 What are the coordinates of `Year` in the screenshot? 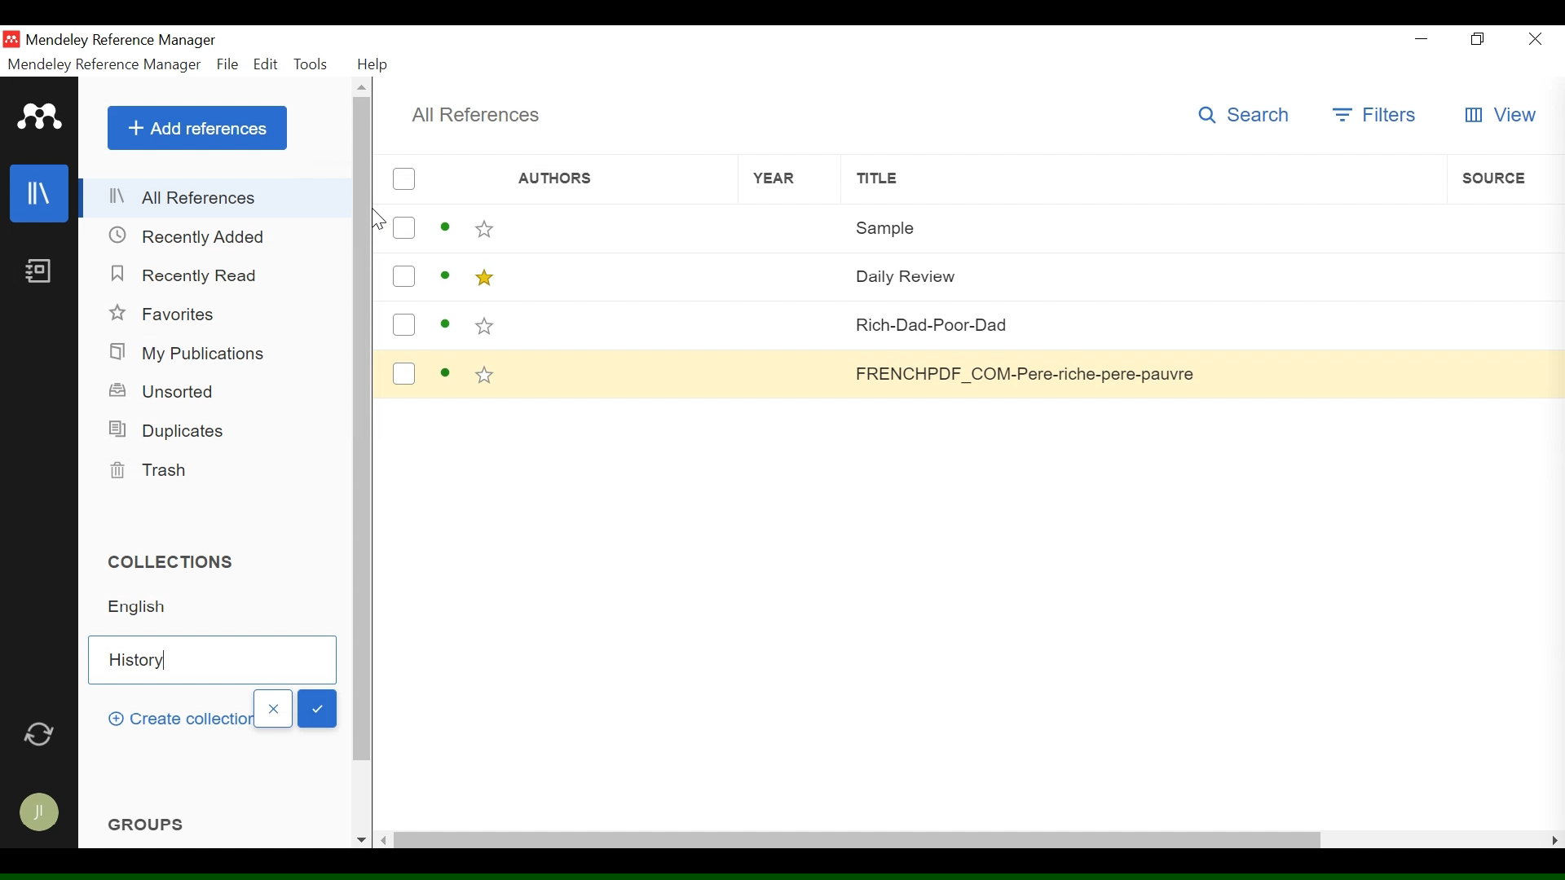 It's located at (793, 375).